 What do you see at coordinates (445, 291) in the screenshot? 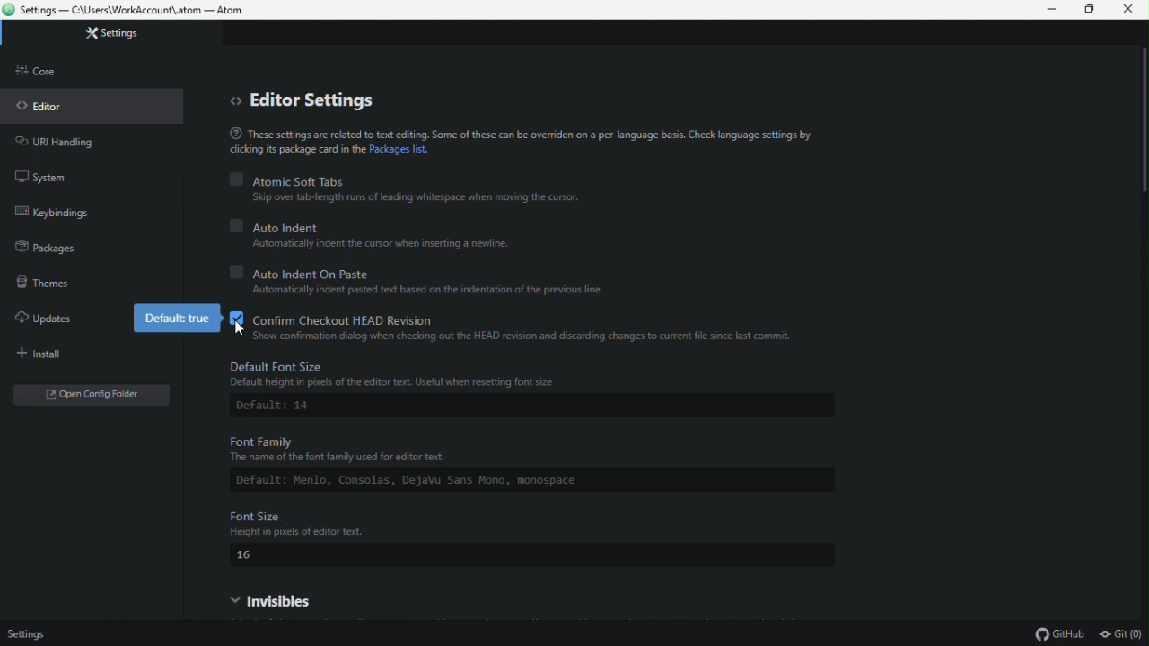
I see `© Automatically indent pasted text based on the indentation of the previous line.` at bounding box center [445, 291].